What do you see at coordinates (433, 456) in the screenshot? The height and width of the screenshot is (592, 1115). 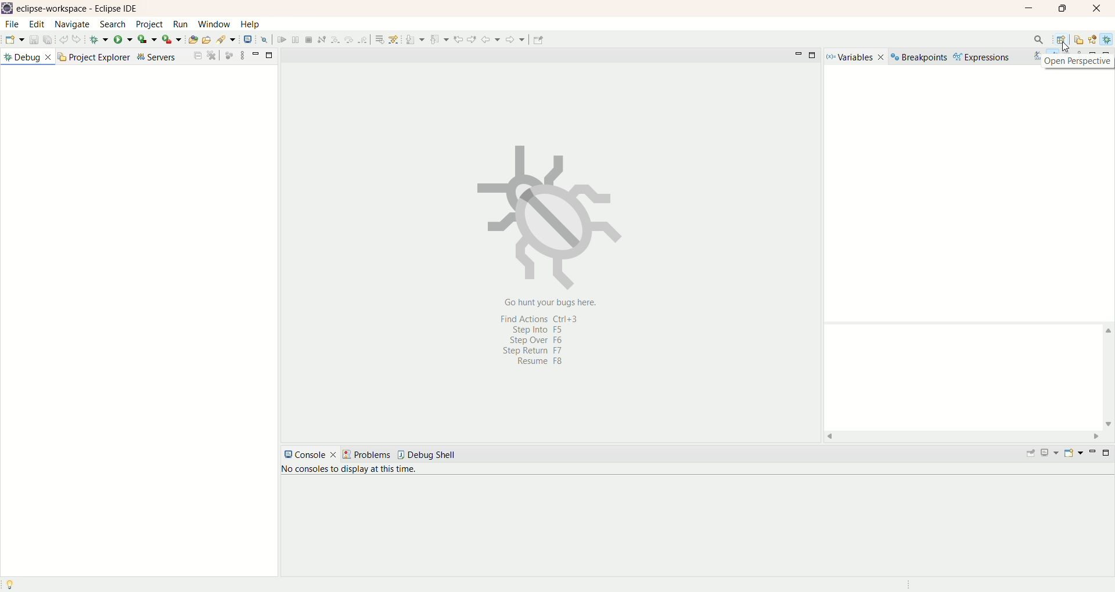 I see `debug shell` at bounding box center [433, 456].